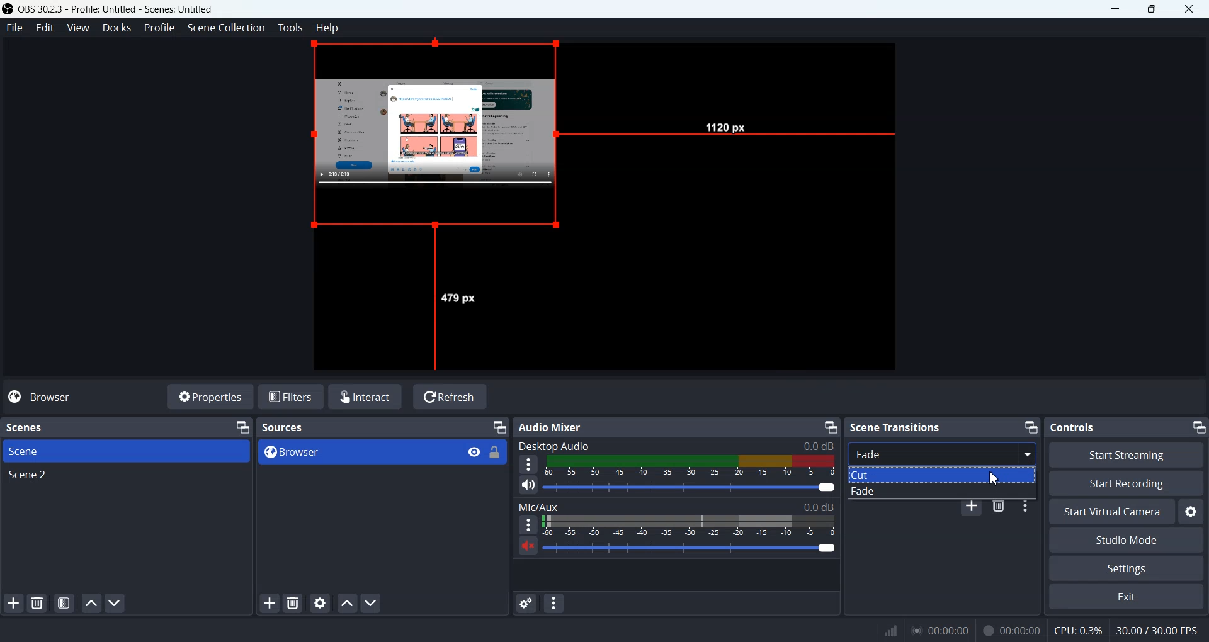  What do you see at coordinates (895, 426) in the screenshot?
I see `Text` at bounding box center [895, 426].